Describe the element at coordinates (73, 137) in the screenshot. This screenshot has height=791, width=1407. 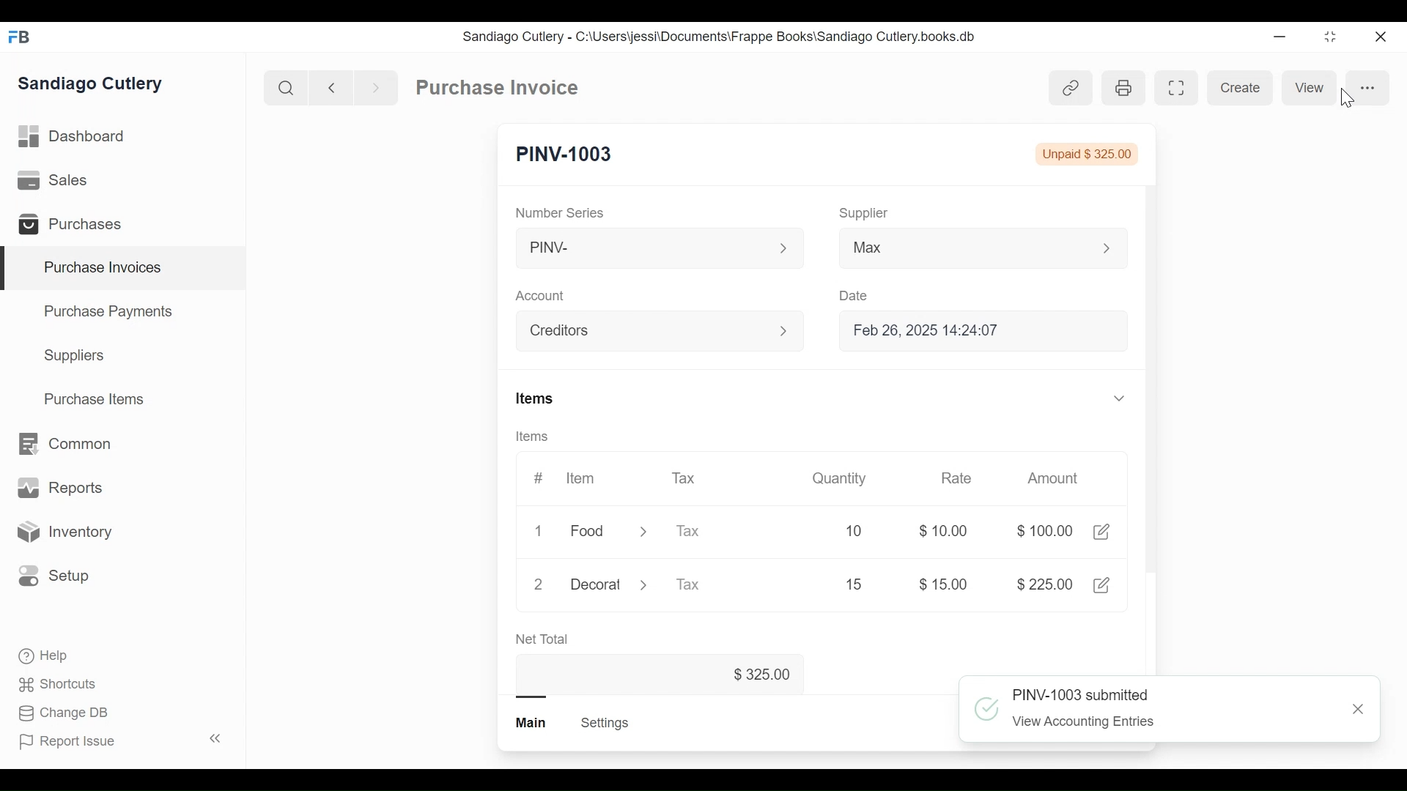
I see `Dashboard` at that location.